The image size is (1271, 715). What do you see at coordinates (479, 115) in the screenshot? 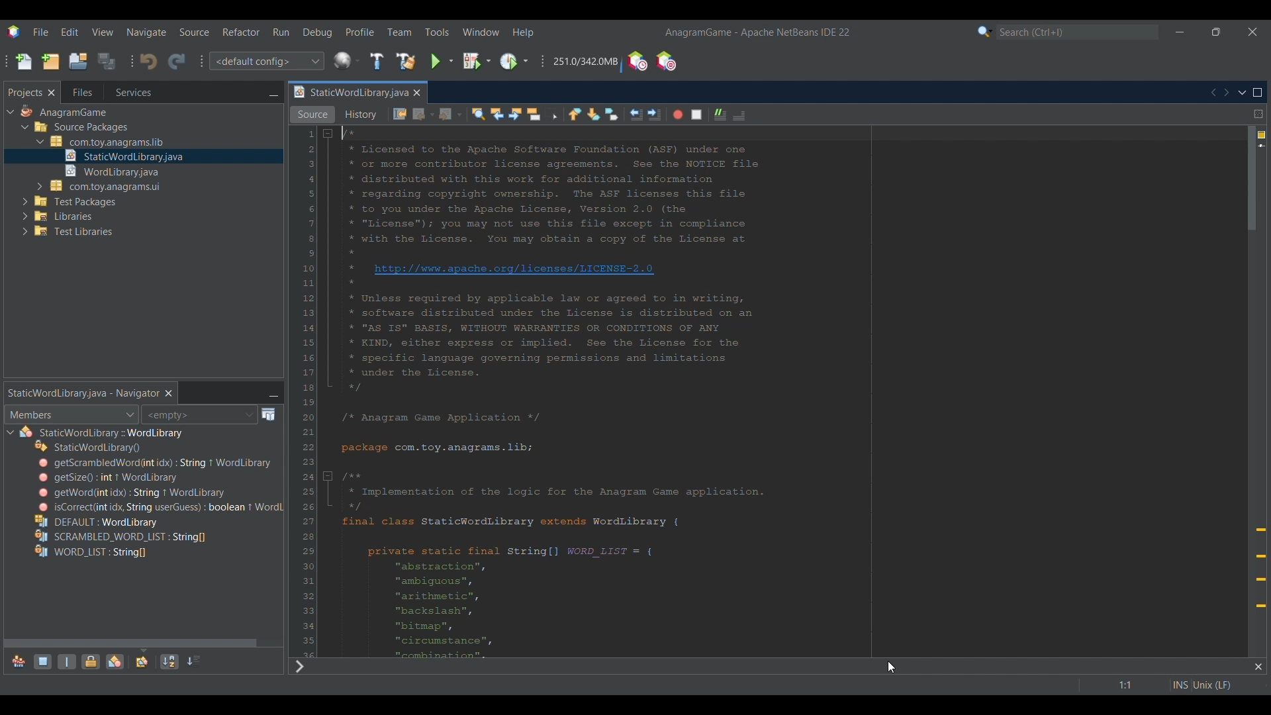
I see `Find selection` at bounding box center [479, 115].